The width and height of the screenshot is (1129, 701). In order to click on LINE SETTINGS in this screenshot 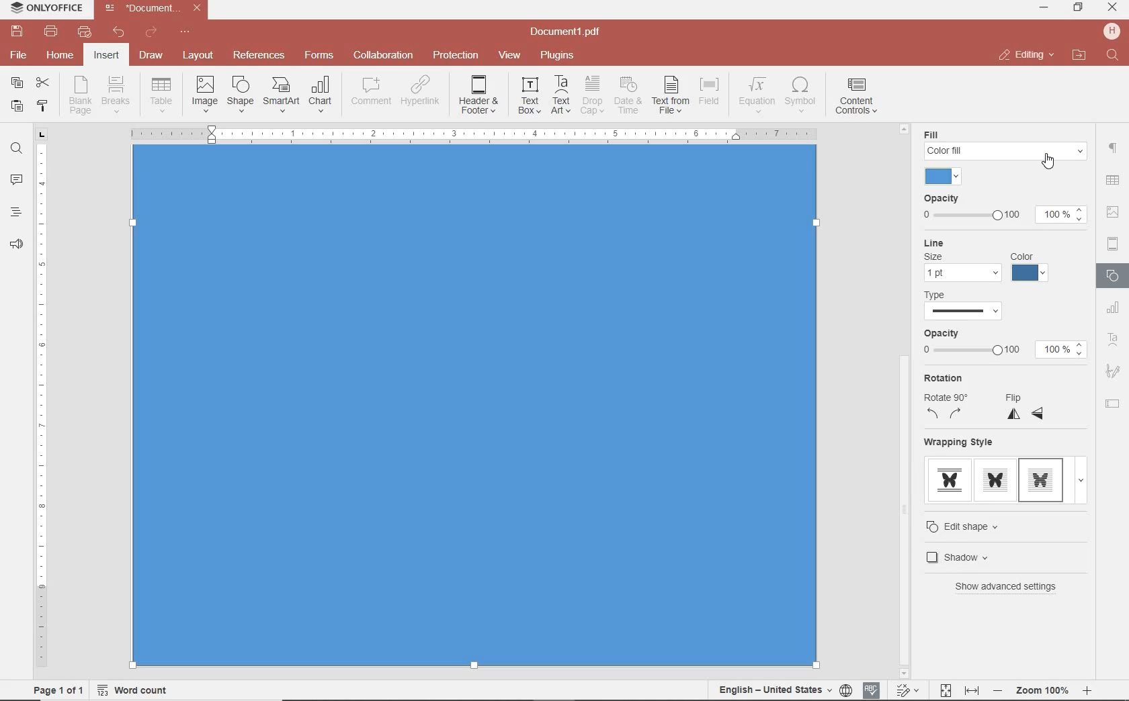, I will do `click(989, 260)`.